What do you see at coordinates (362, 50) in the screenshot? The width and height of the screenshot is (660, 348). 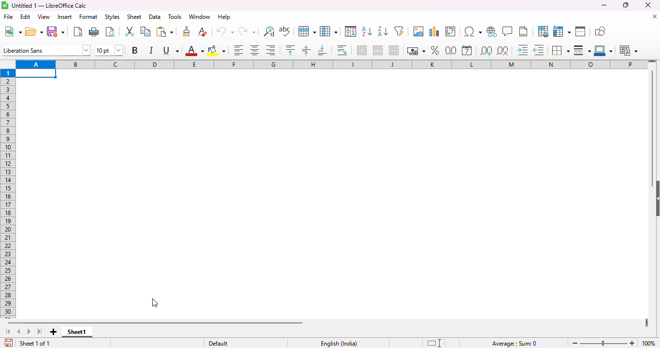 I see `merge and center or unmerge cells depending on the current toggle state` at bounding box center [362, 50].